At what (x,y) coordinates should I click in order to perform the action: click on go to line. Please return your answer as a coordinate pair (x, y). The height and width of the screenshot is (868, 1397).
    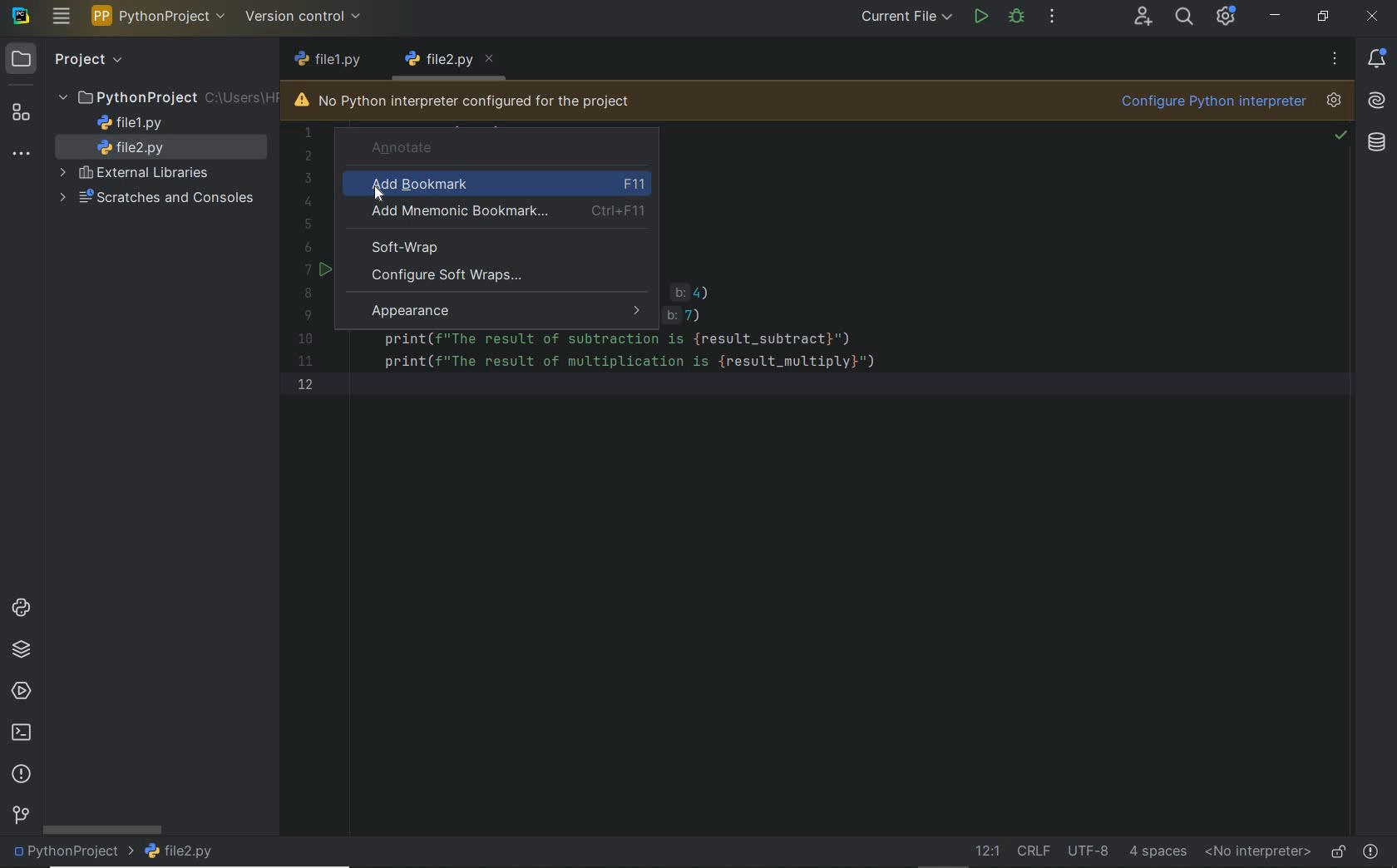
    Looking at the image, I should click on (986, 851).